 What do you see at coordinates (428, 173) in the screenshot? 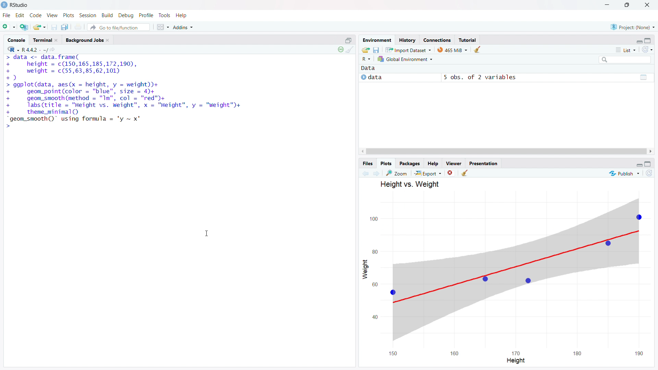
I see `export` at bounding box center [428, 173].